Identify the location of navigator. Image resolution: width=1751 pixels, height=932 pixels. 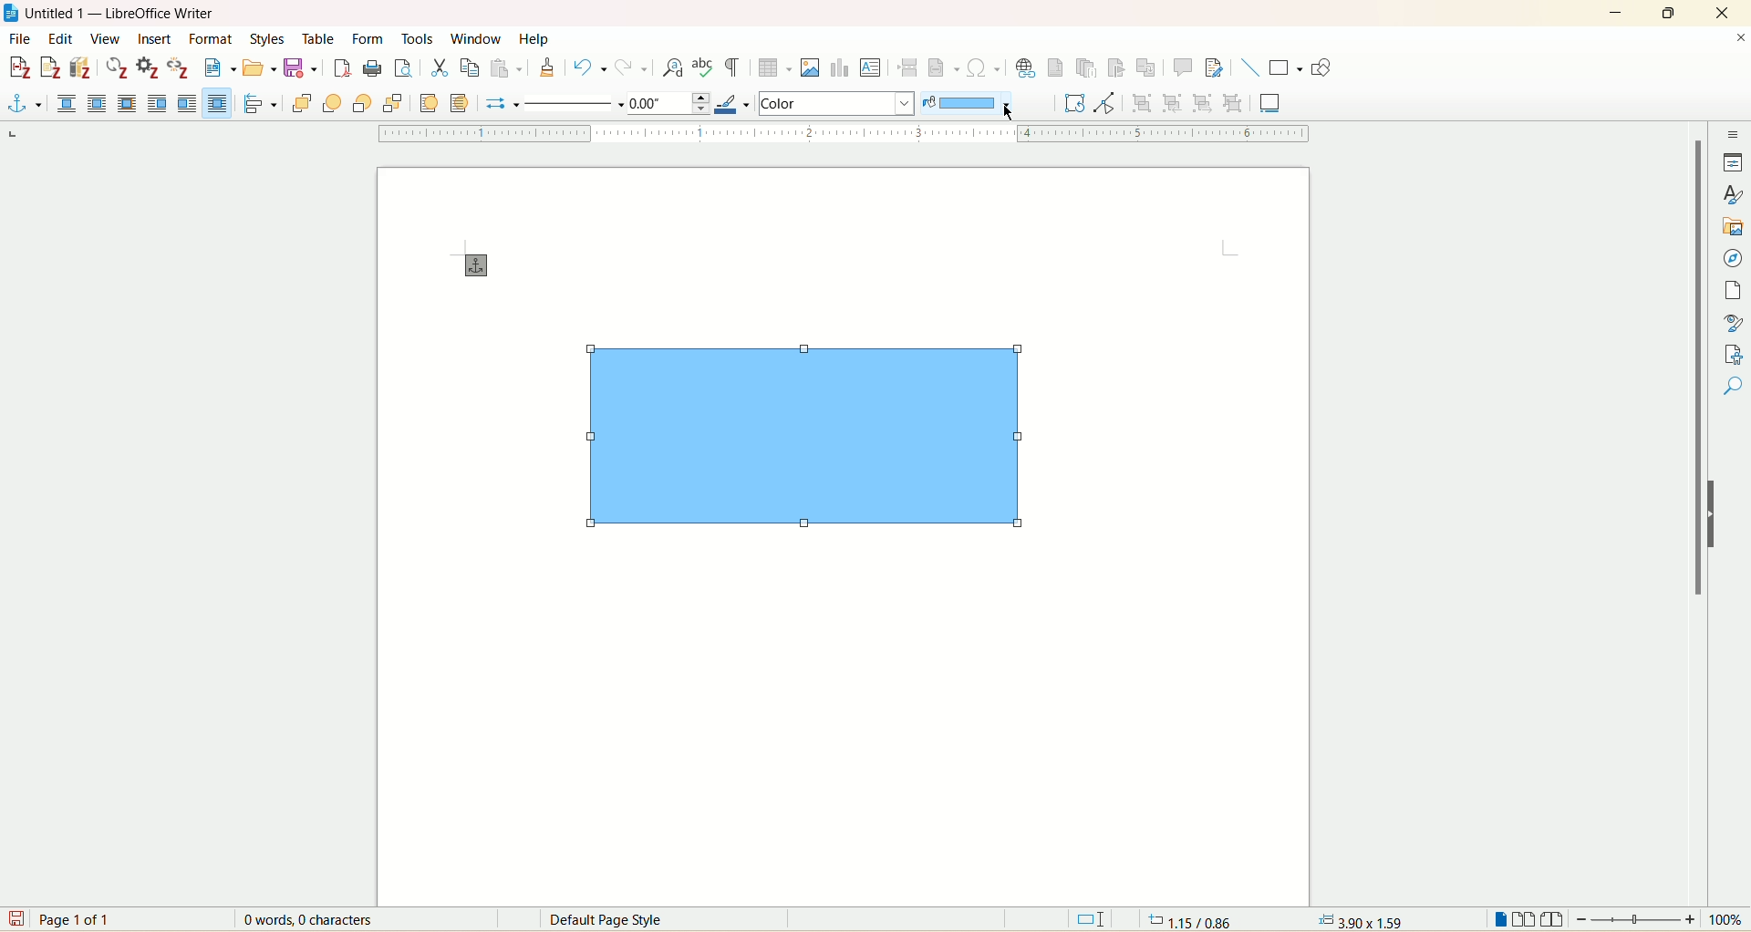
(1735, 261).